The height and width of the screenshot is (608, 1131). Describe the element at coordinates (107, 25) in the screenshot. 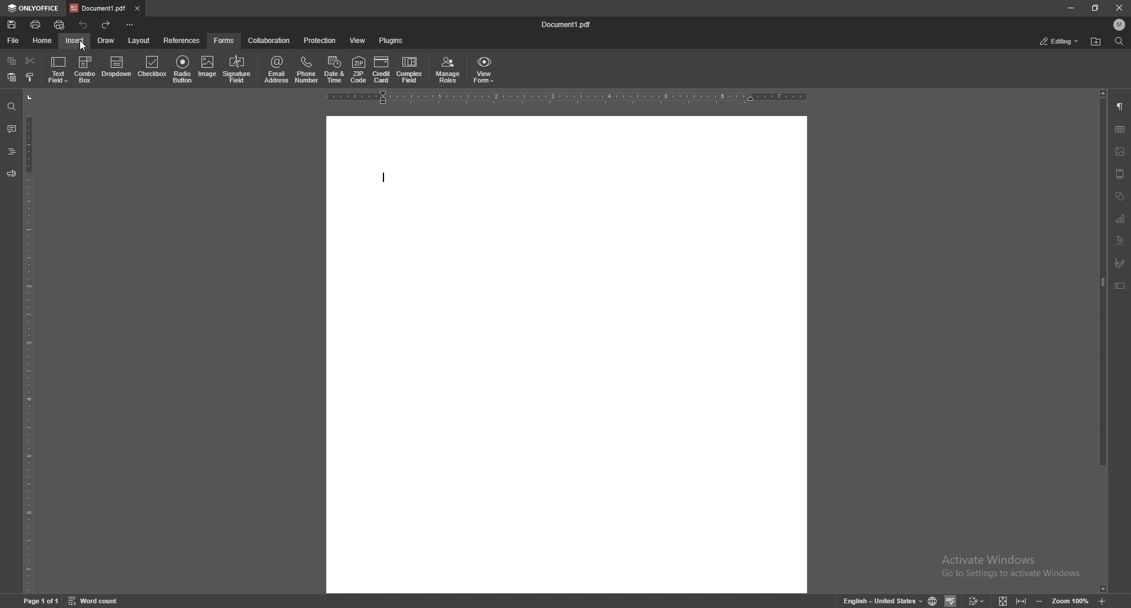

I see `redo` at that location.